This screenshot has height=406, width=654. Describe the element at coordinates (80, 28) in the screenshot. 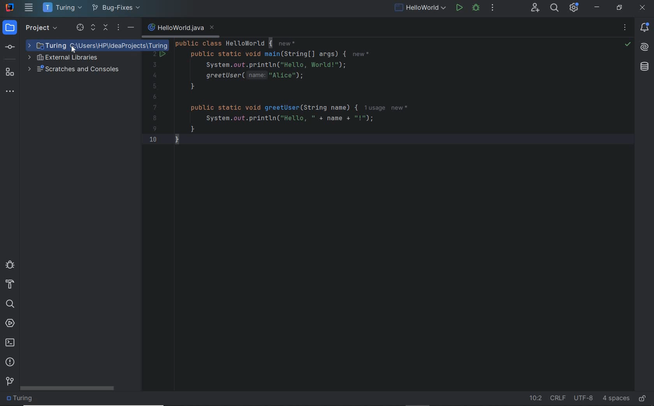

I see `select opened file` at that location.